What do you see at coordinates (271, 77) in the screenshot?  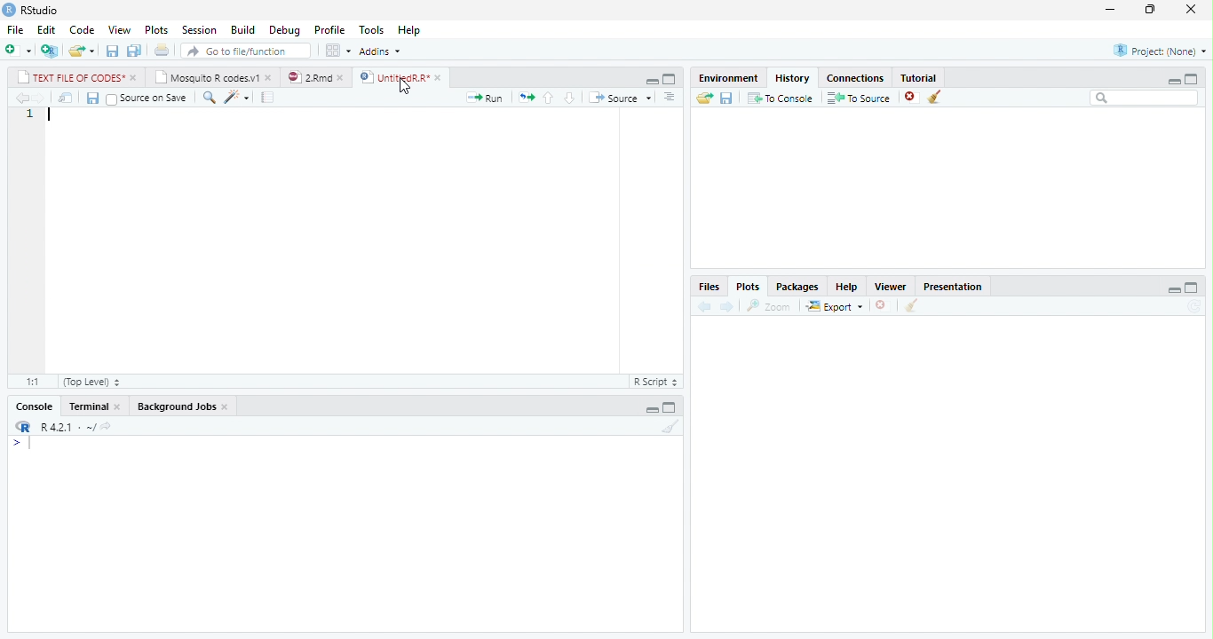 I see `close` at bounding box center [271, 77].